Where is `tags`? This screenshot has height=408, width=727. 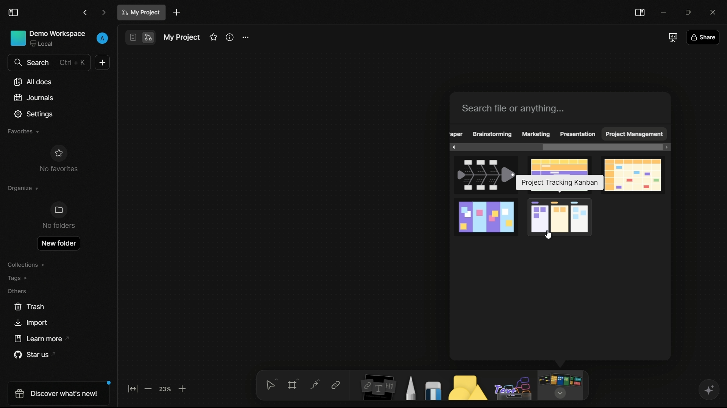 tags is located at coordinates (18, 278).